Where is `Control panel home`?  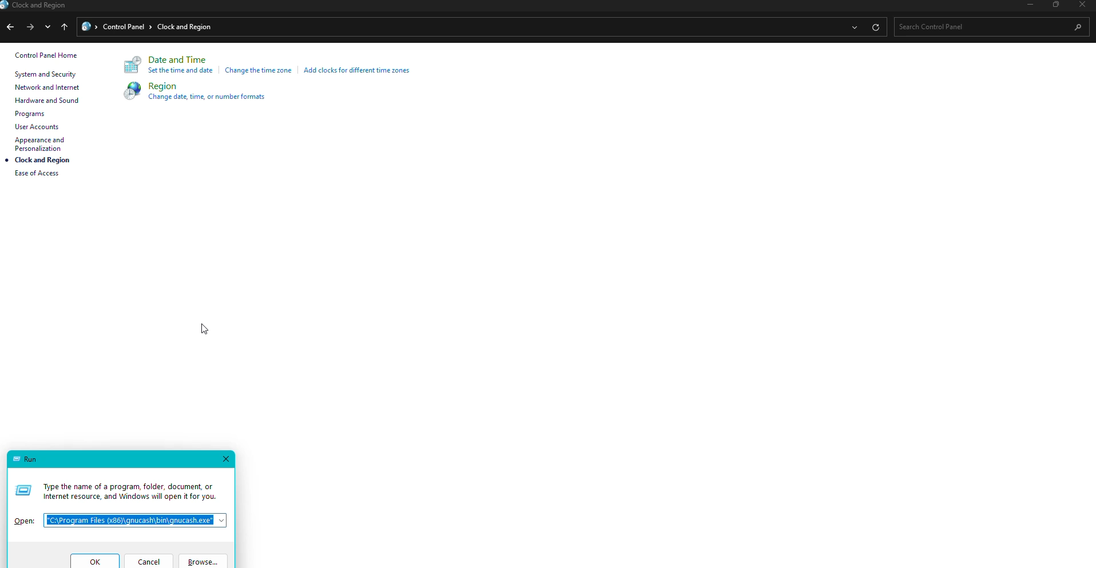
Control panel home is located at coordinates (46, 55).